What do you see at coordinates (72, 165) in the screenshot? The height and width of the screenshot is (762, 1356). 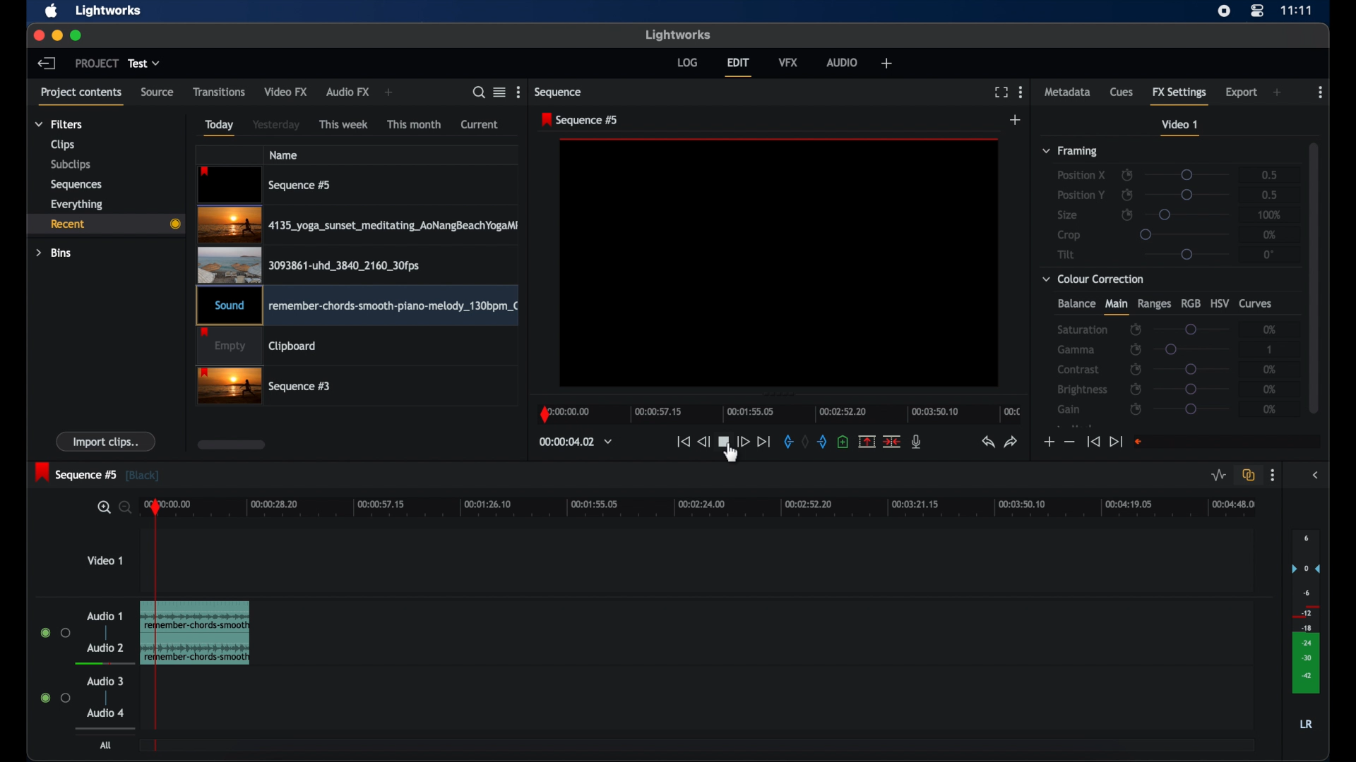 I see `subclips` at bounding box center [72, 165].